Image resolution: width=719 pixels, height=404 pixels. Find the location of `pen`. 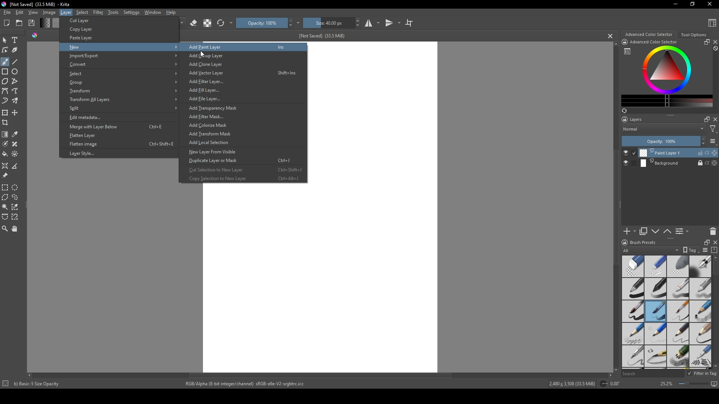

pen is located at coordinates (632, 289).